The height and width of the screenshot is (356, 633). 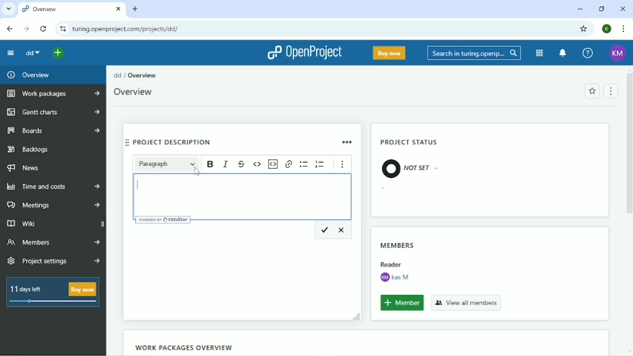 What do you see at coordinates (26, 169) in the screenshot?
I see `News` at bounding box center [26, 169].